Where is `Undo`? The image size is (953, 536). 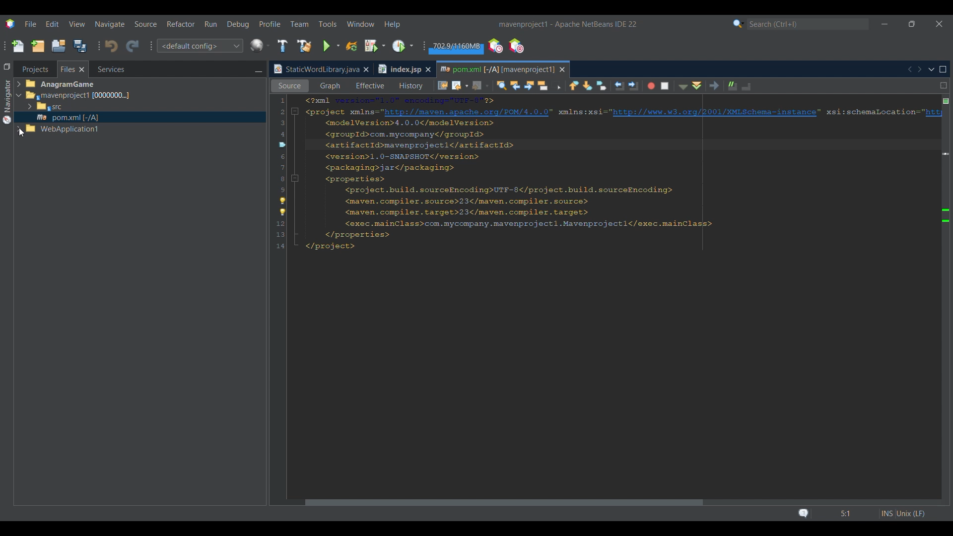 Undo is located at coordinates (111, 46).